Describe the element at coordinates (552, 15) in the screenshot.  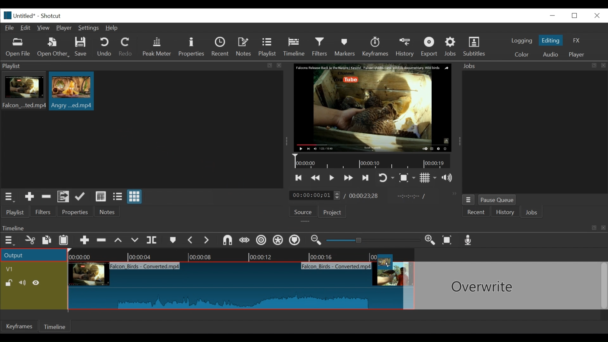
I see `minimize` at that location.